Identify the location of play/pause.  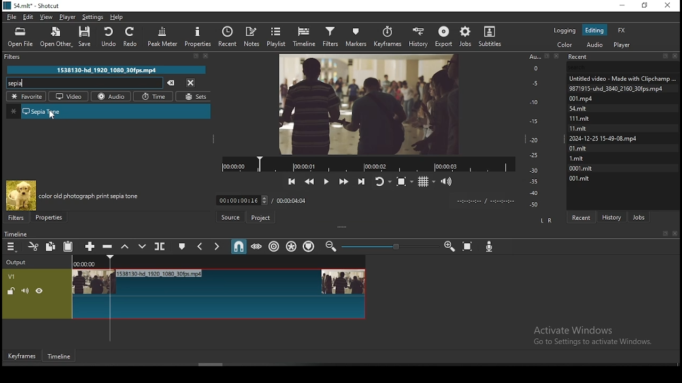
(327, 178).